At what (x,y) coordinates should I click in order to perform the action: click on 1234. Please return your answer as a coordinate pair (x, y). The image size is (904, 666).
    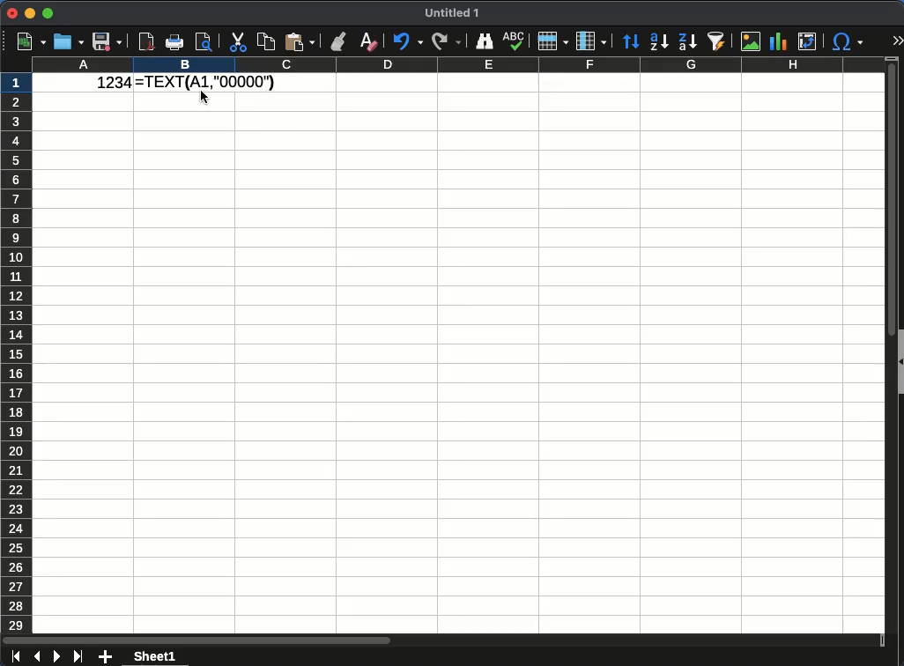
    Looking at the image, I should click on (109, 84).